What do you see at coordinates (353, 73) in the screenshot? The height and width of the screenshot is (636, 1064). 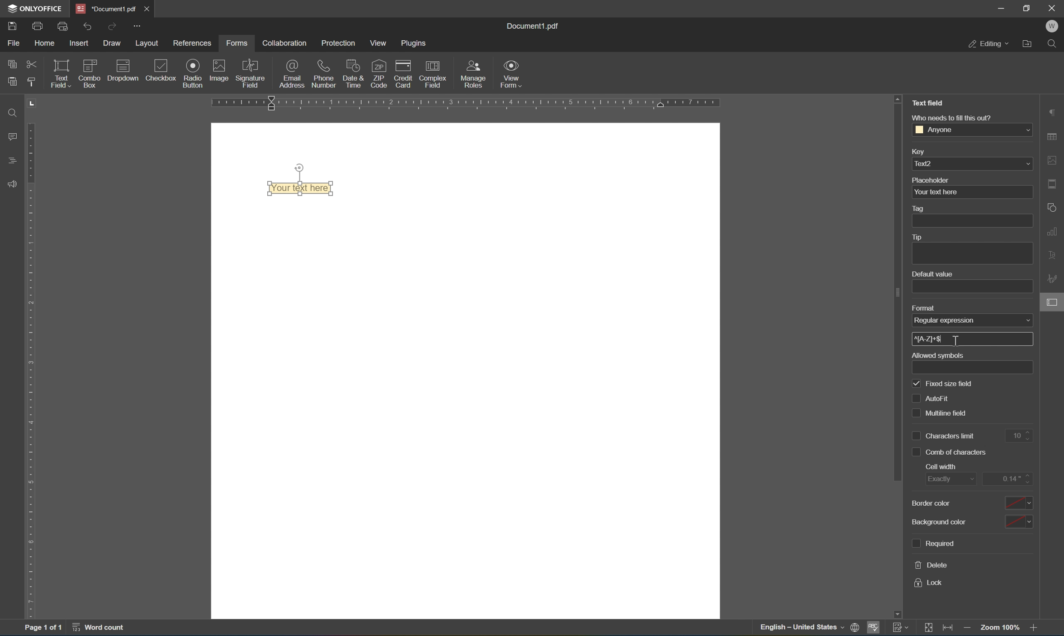 I see `date & time` at bounding box center [353, 73].